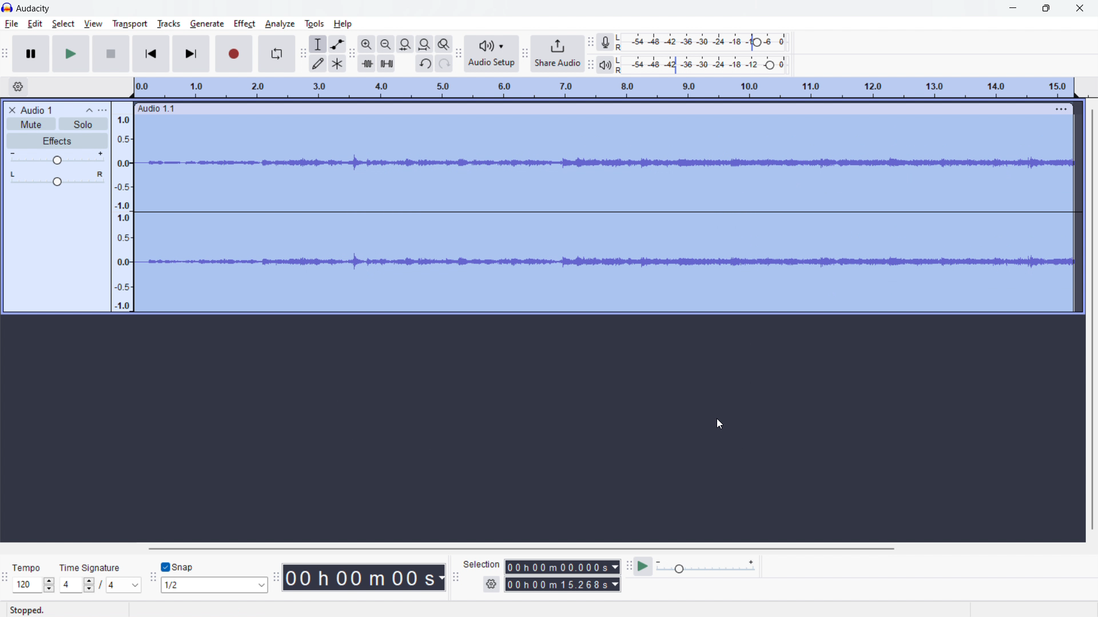  I want to click on audio setup, so click(491, 53).